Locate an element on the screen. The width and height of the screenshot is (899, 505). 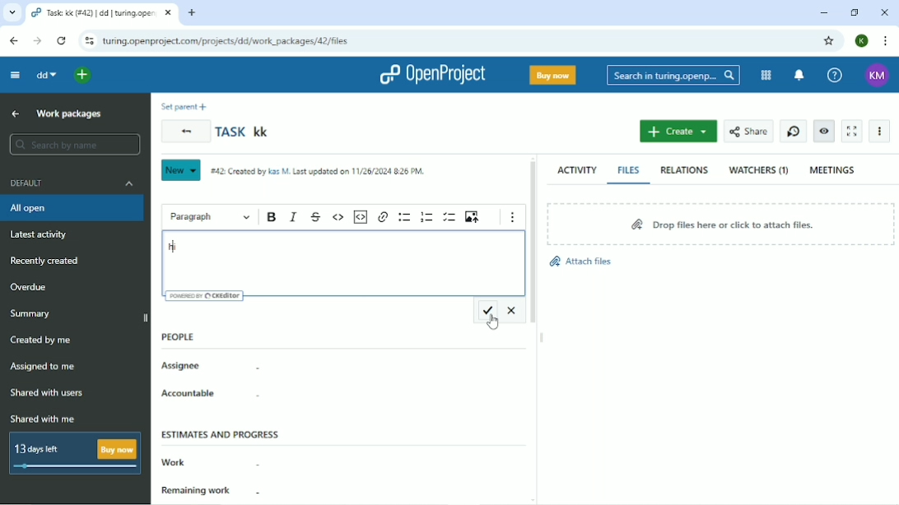
More is located at coordinates (881, 131).